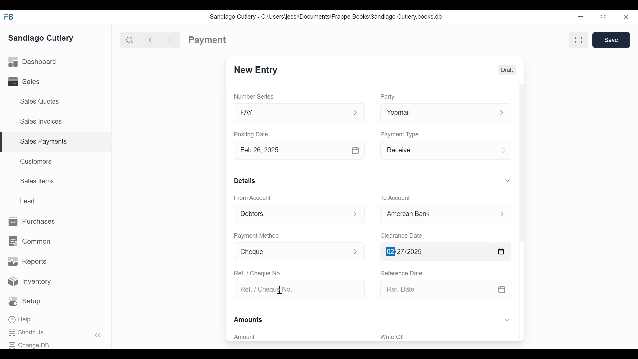 The width and height of the screenshot is (638, 359). Describe the element at coordinates (31, 344) in the screenshot. I see `Change DB` at that location.